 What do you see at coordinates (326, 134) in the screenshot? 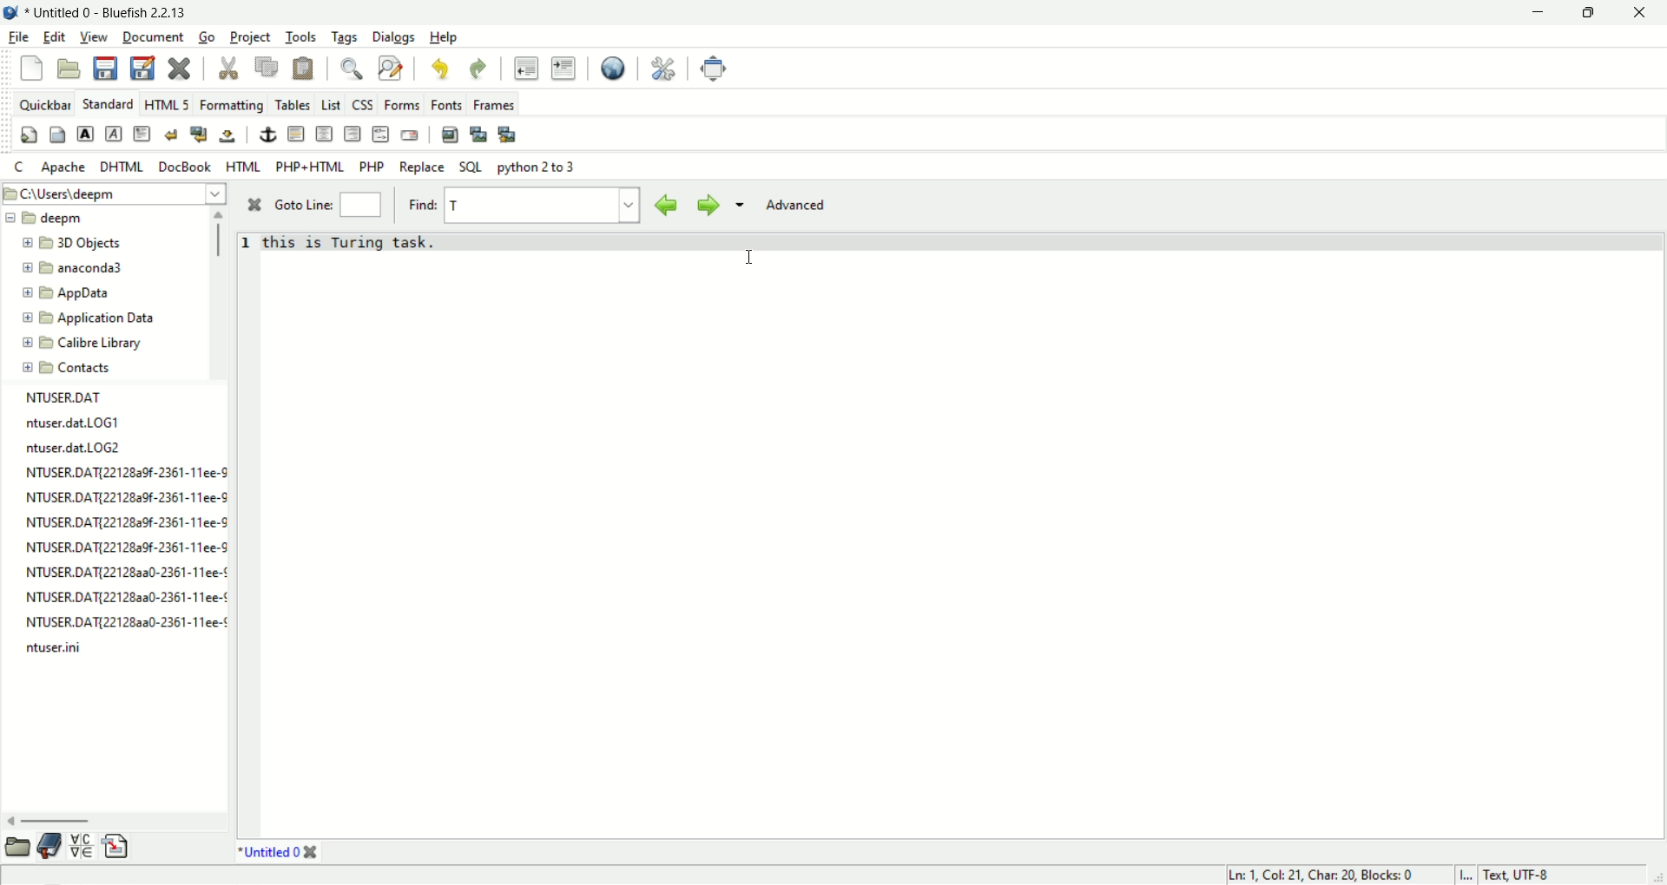
I see `center` at bounding box center [326, 134].